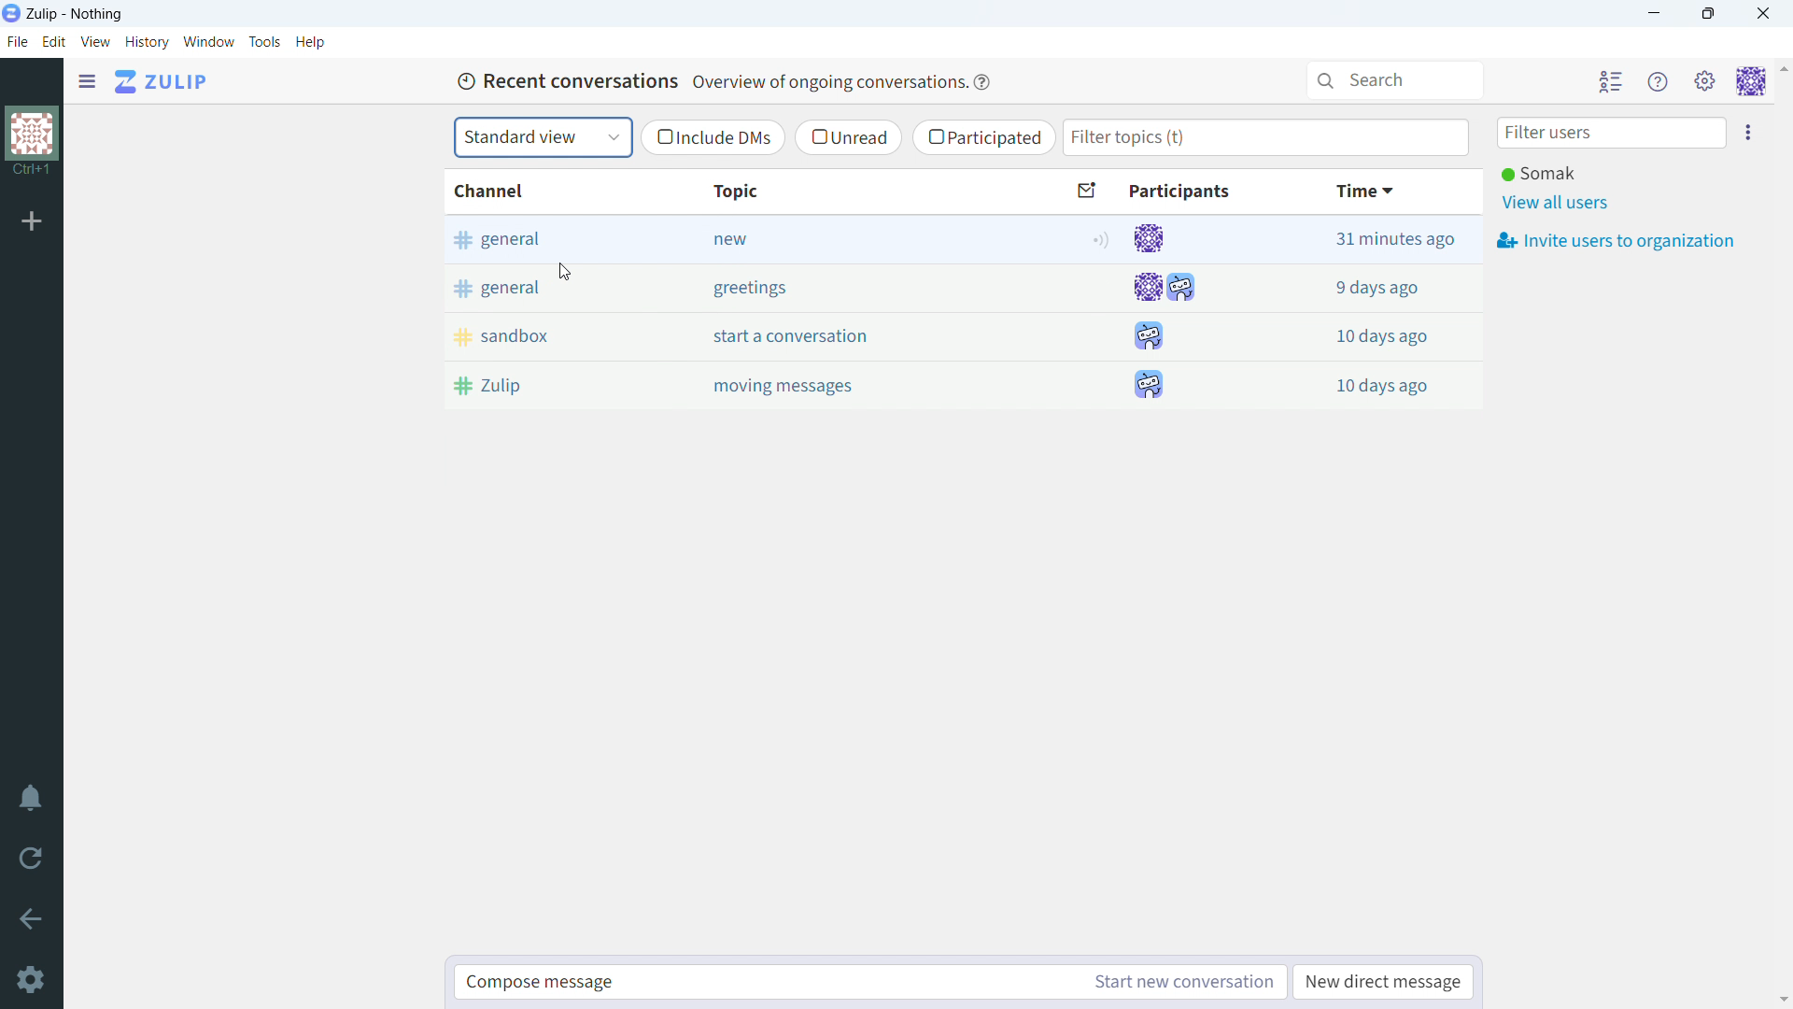 This screenshot has width=1793, height=1009. What do you see at coordinates (1746, 131) in the screenshot?
I see `invite users` at bounding box center [1746, 131].